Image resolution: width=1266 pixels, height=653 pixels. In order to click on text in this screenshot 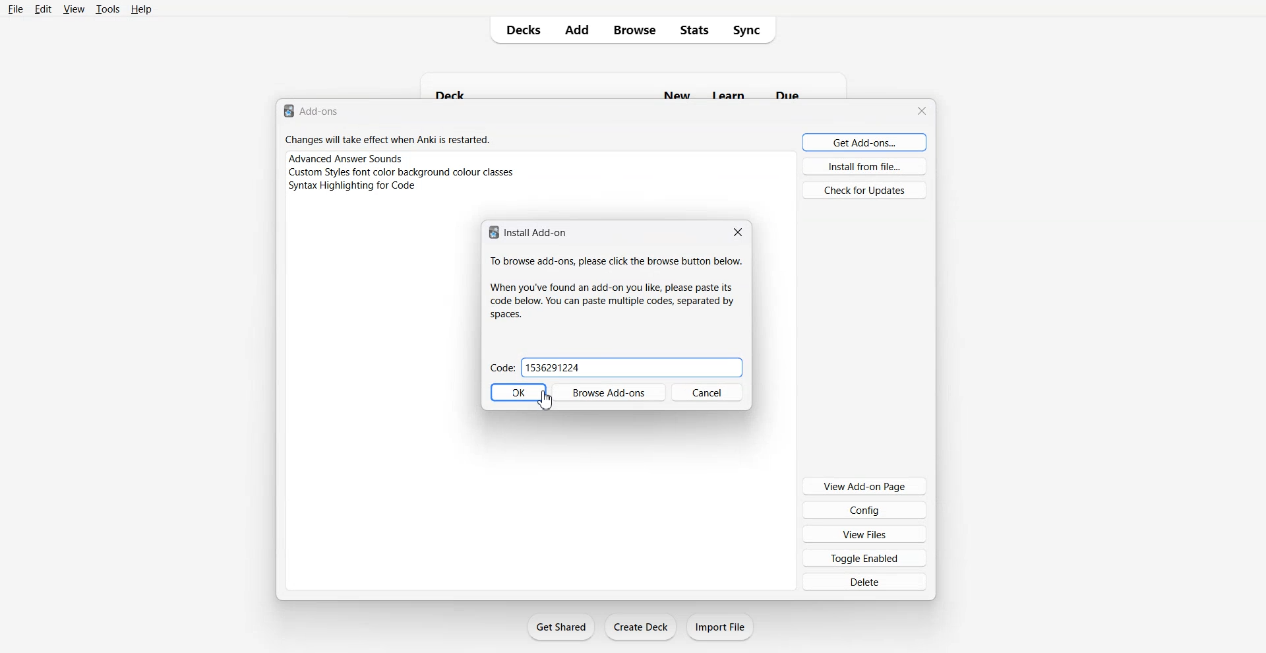, I will do `click(617, 263)`.